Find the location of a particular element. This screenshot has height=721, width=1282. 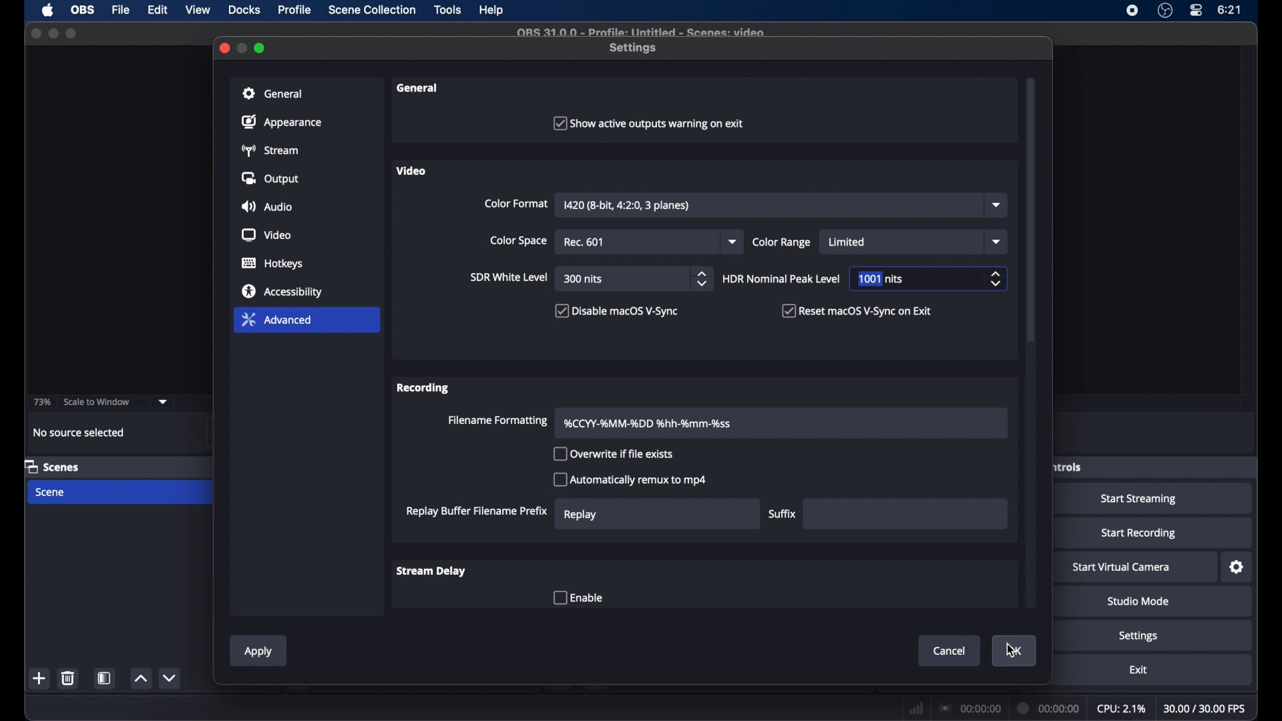

appearance is located at coordinates (282, 122).